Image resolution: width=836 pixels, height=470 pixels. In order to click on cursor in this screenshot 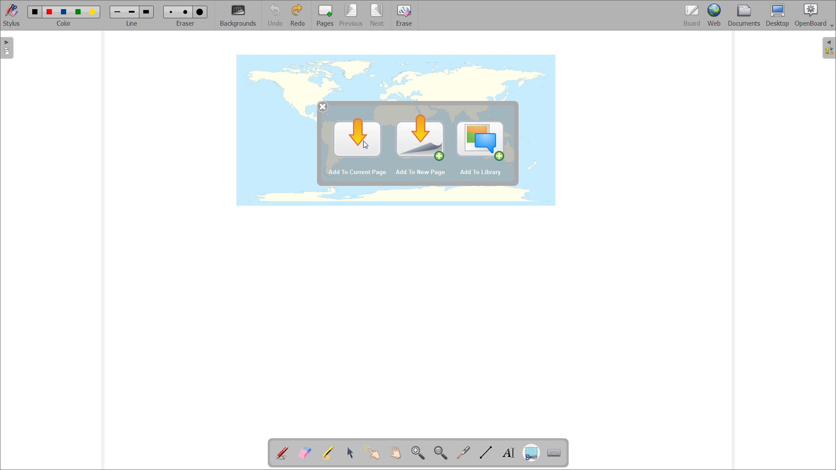, I will do `click(367, 146)`.